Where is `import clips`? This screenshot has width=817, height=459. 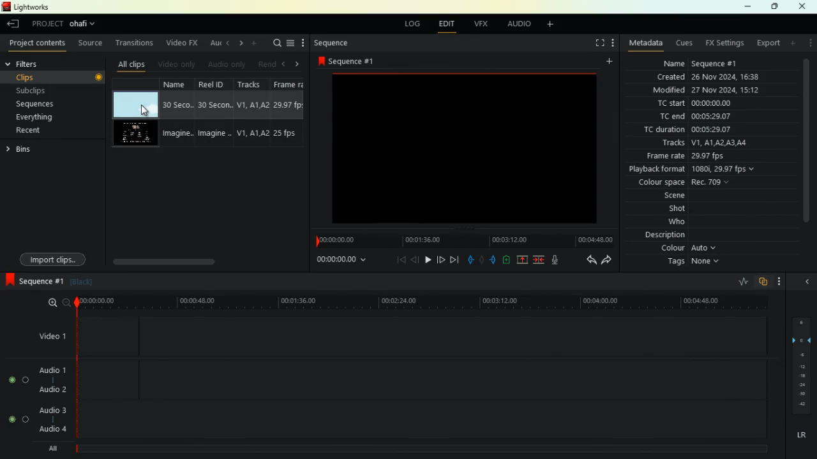
import clips is located at coordinates (52, 258).